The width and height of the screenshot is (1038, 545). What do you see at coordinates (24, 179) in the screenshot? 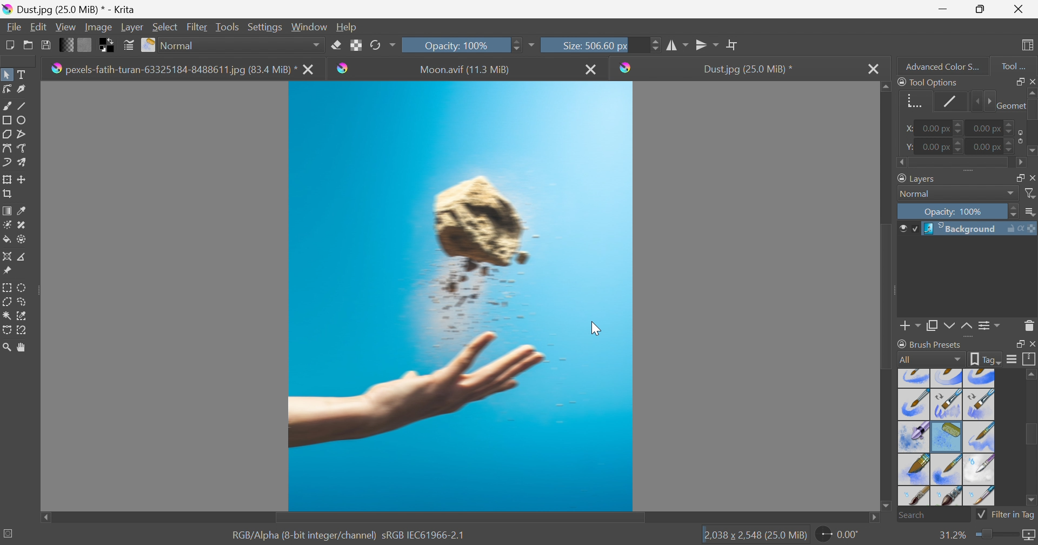
I see `Move a layer` at bounding box center [24, 179].